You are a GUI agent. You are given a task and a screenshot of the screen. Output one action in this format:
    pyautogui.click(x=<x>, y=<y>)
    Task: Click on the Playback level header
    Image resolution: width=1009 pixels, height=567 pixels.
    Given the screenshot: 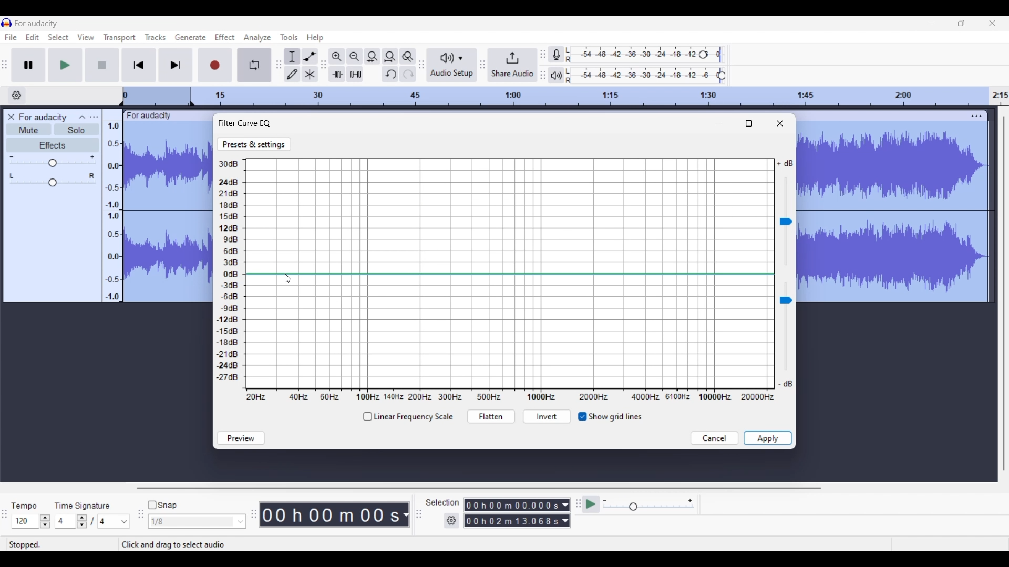 What is the action you would take?
    pyautogui.click(x=722, y=76)
    